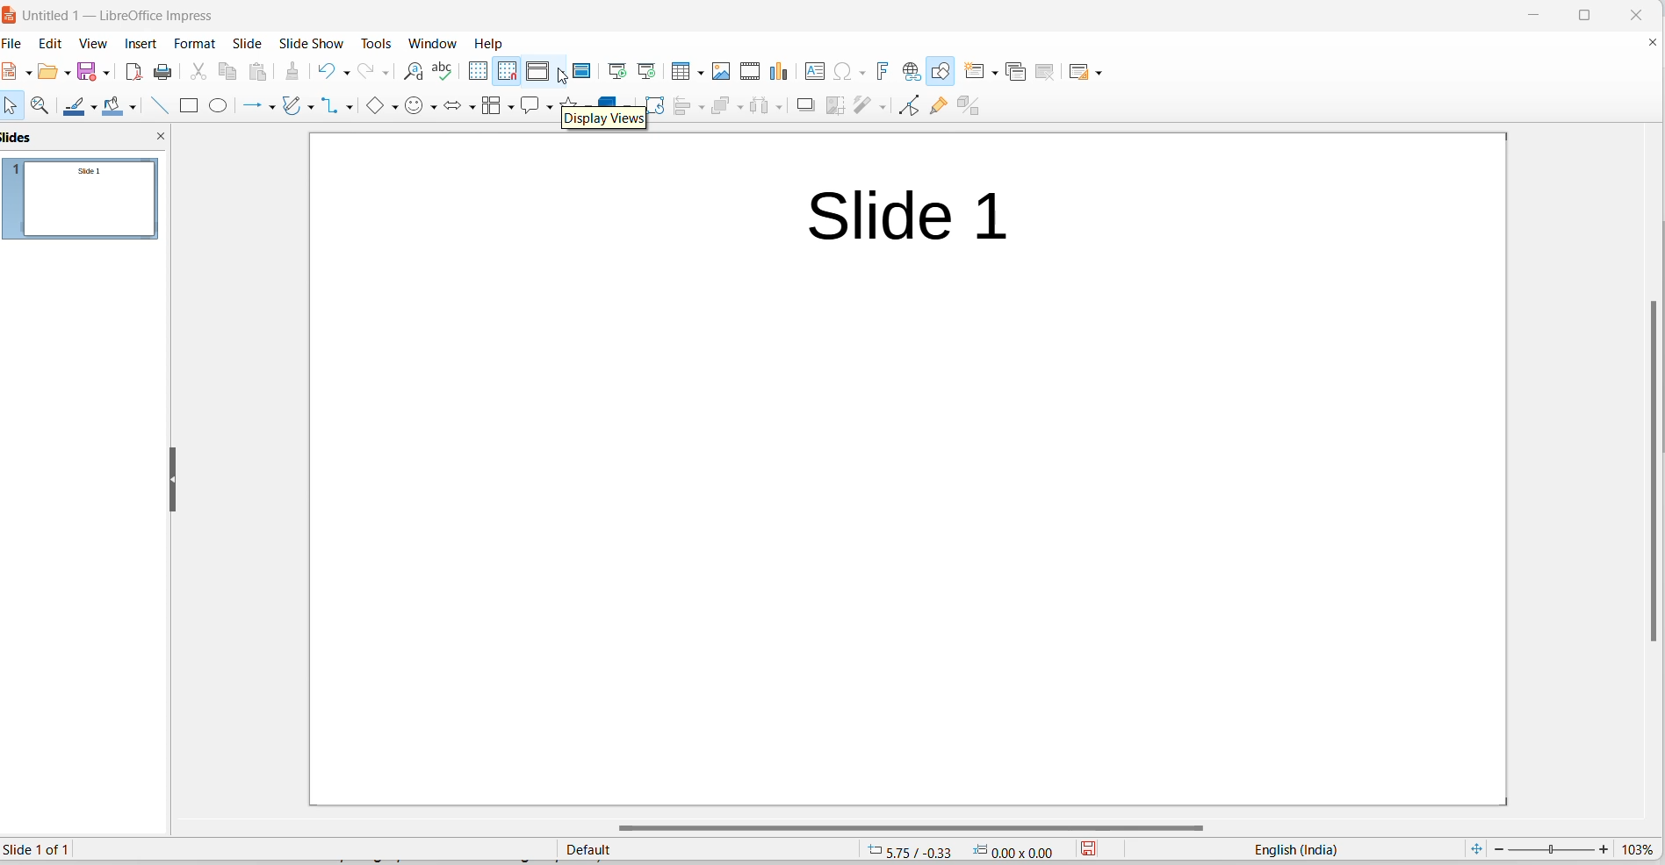 The image size is (1665, 865). What do you see at coordinates (707, 848) in the screenshot?
I see `slide master type` at bounding box center [707, 848].